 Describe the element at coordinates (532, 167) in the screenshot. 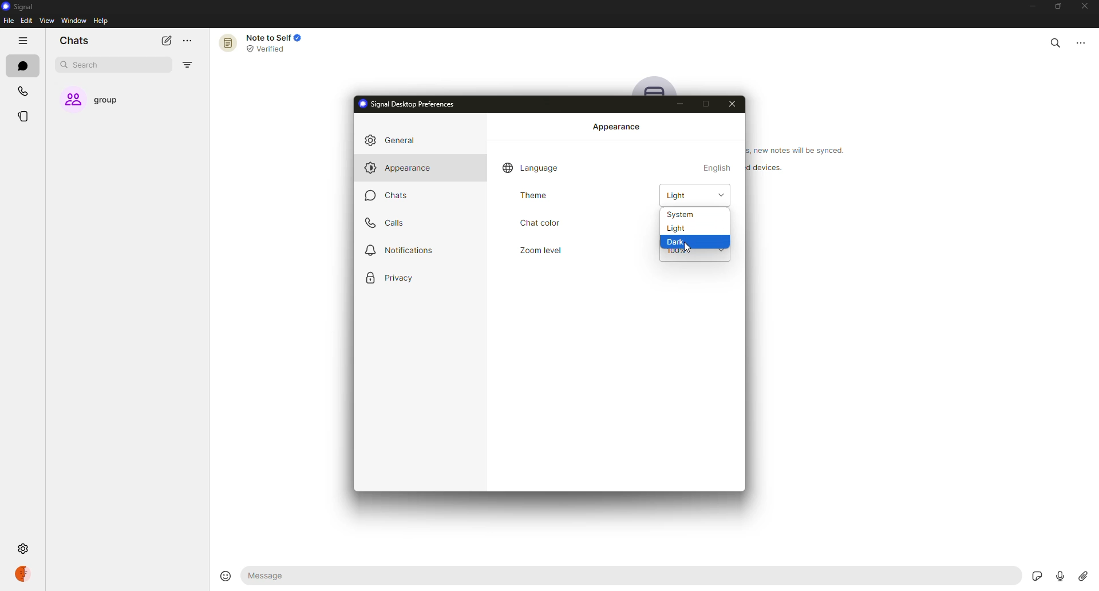

I see `language` at that location.